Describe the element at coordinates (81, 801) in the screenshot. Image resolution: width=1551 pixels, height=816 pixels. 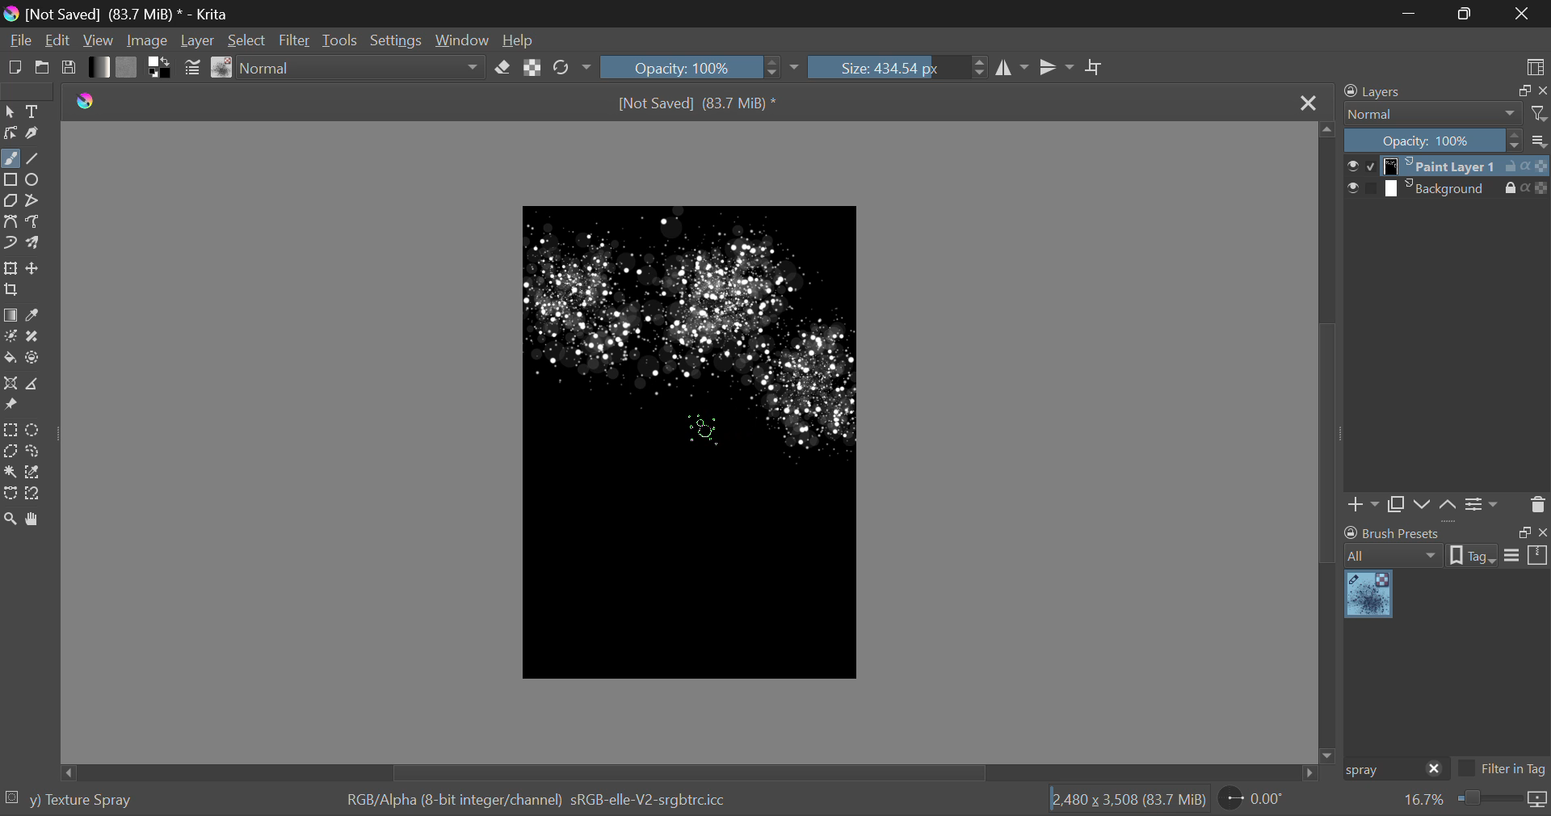
I see `y) Texture Spray` at that location.